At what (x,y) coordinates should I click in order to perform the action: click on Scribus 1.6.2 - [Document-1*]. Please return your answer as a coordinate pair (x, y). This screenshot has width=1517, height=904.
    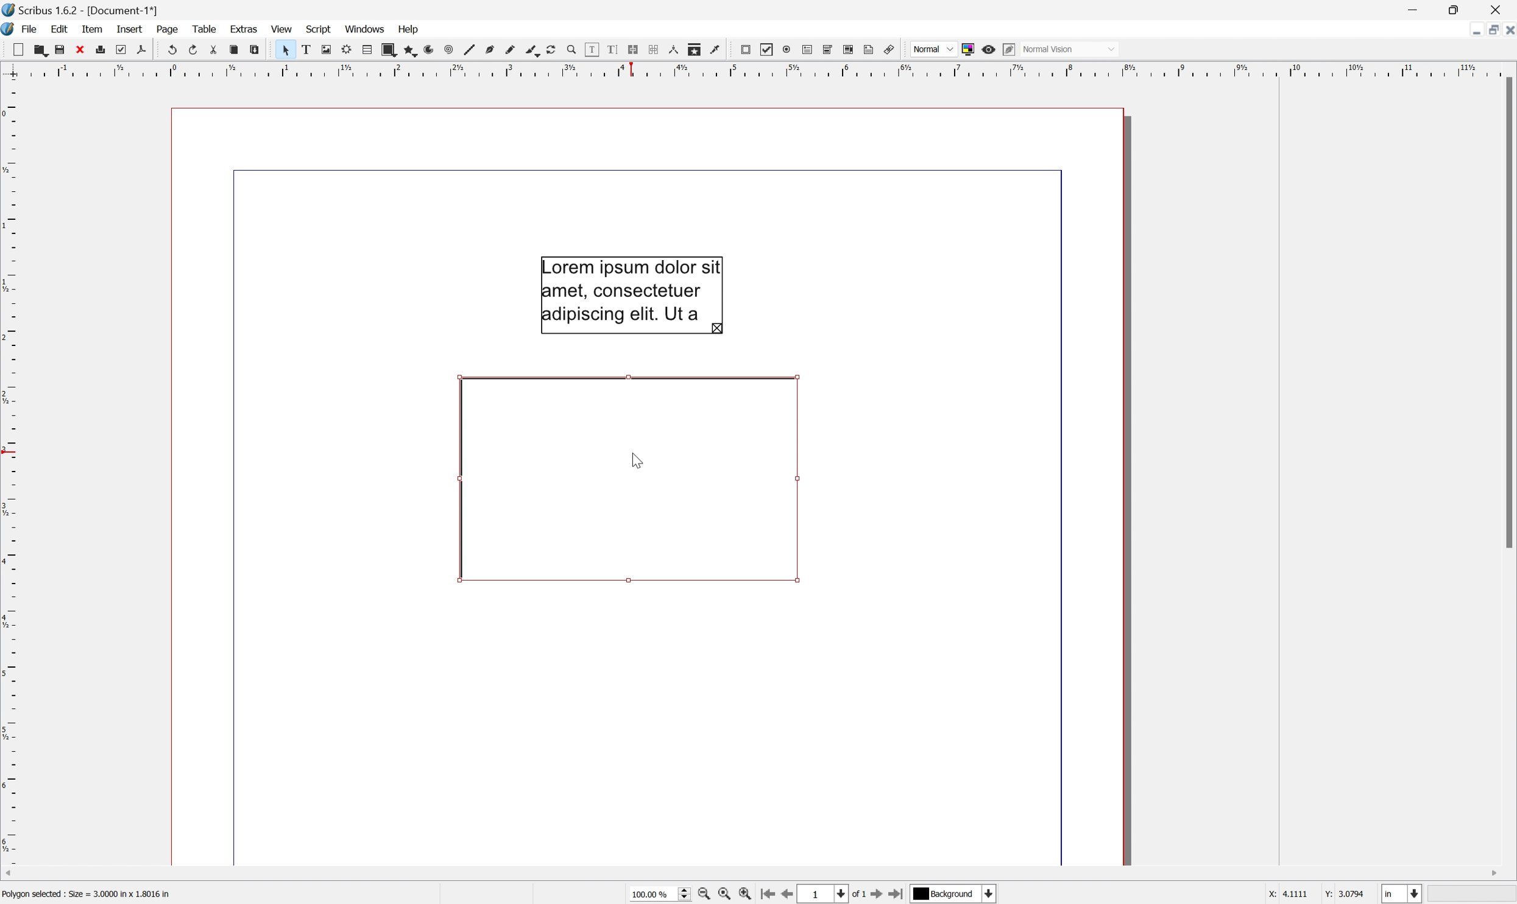
    Looking at the image, I should click on (78, 11).